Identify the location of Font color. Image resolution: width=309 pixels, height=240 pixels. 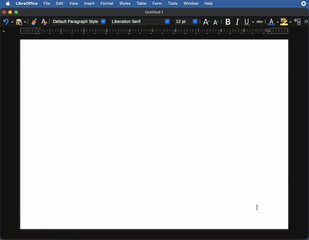
(273, 21).